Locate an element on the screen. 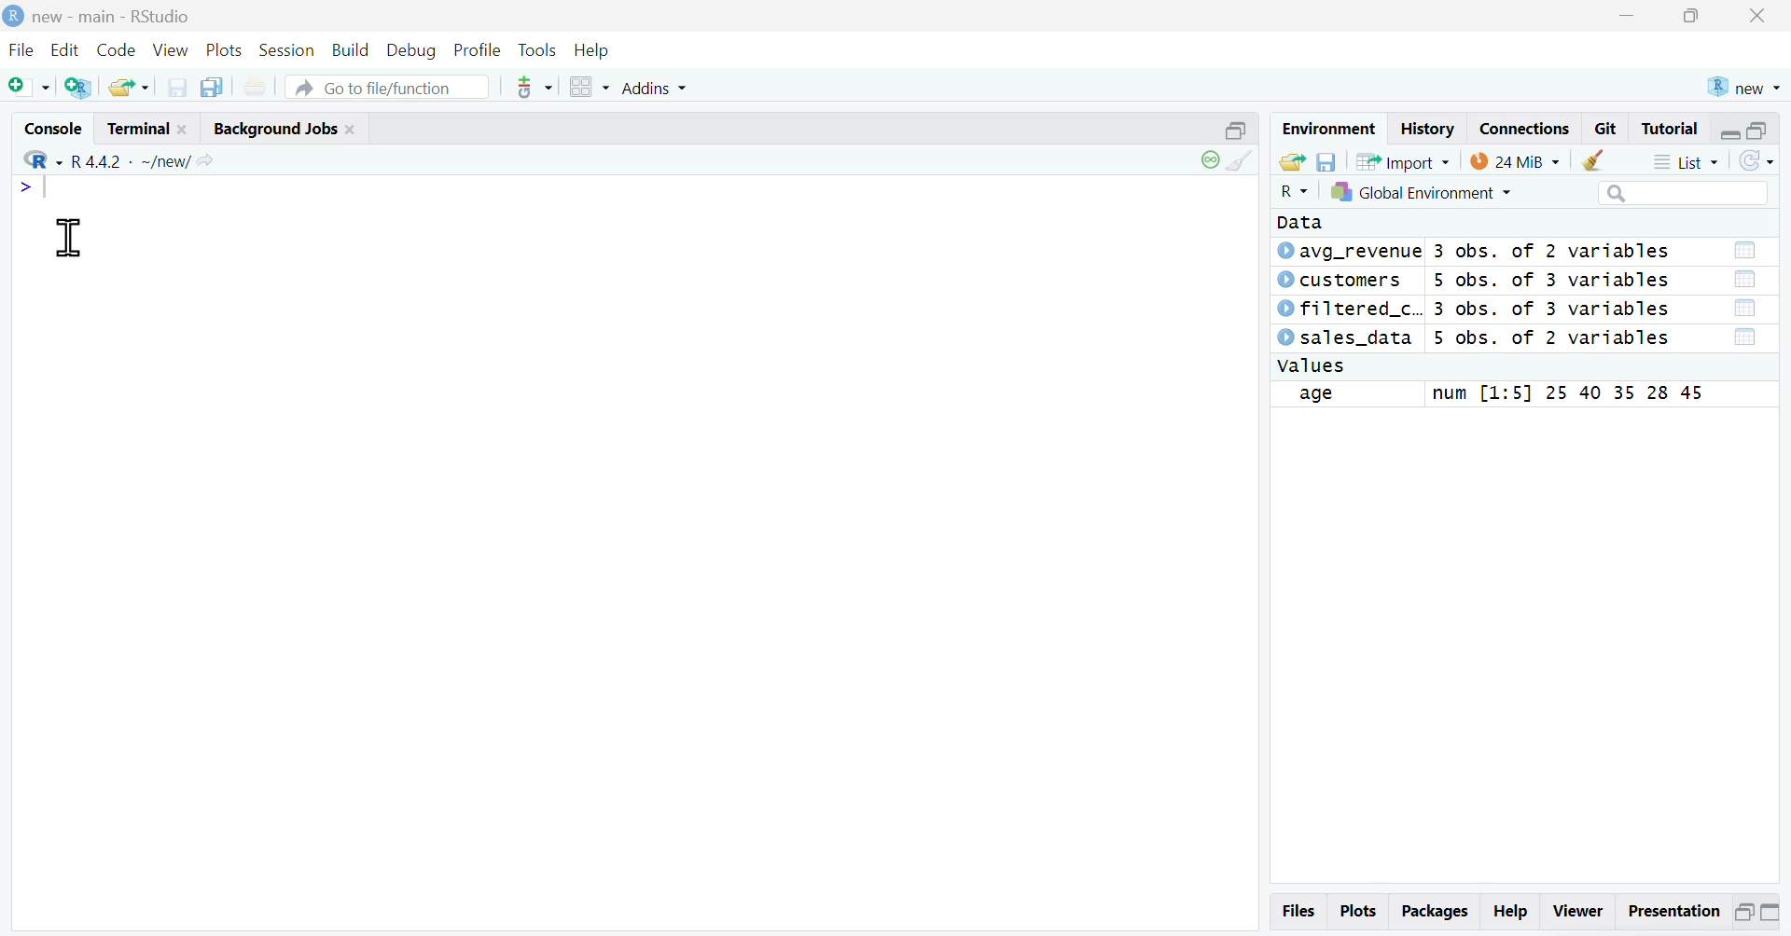 Image resolution: width=1791 pixels, height=936 pixels. History is located at coordinates (1429, 129).